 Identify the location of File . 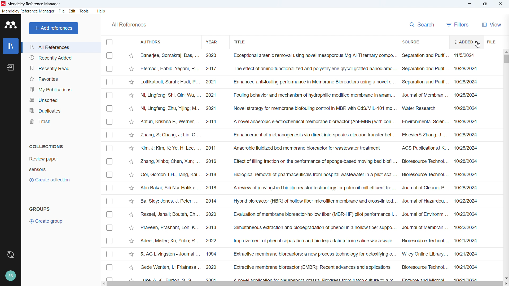
(492, 41).